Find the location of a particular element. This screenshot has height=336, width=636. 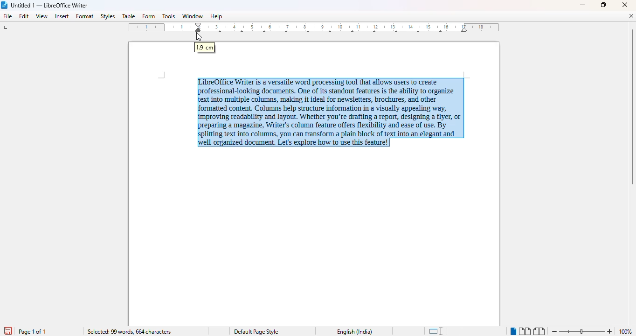

view is located at coordinates (42, 15).